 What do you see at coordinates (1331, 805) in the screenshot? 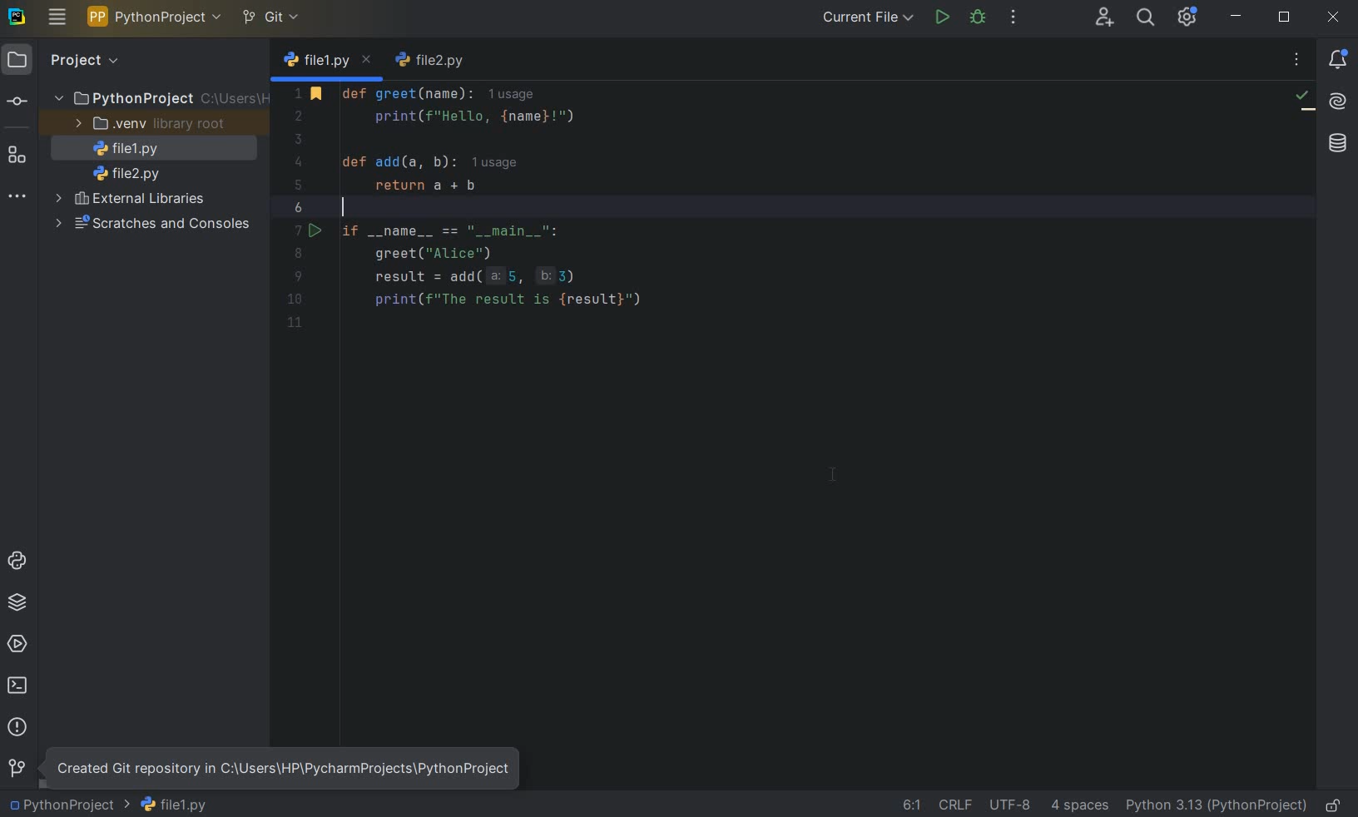
I see `make file ready only` at bounding box center [1331, 805].